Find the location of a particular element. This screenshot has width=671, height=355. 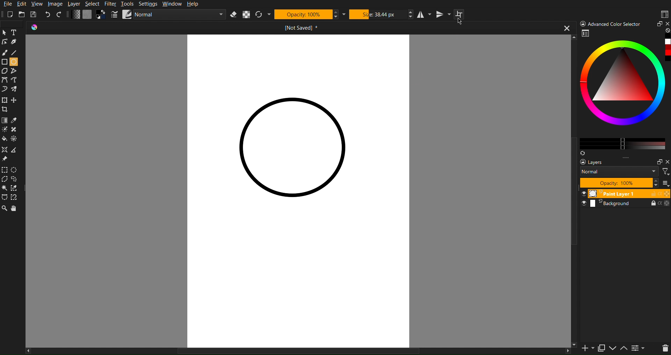

Select is located at coordinates (92, 4).